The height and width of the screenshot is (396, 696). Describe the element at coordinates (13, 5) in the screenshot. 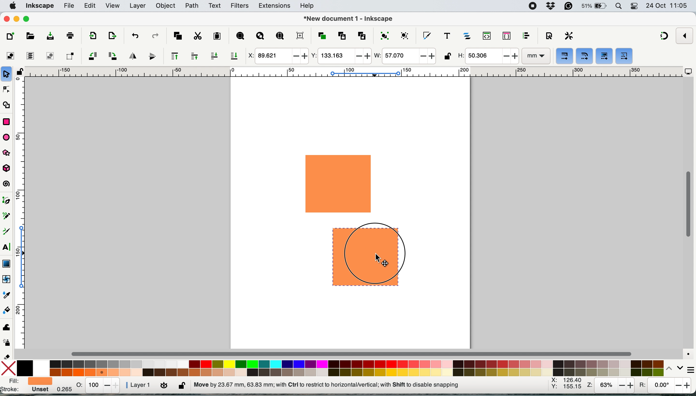

I see `system logo` at that location.